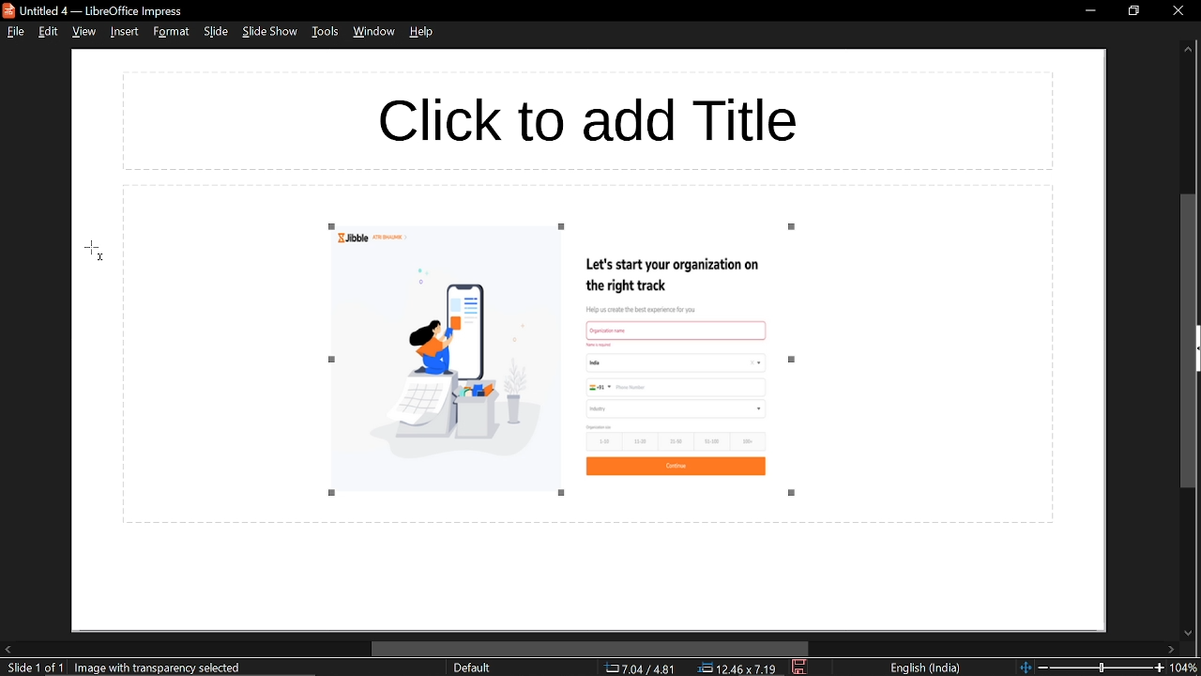 The height and width of the screenshot is (676, 1201). What do you see at coordinates (31, 668) in the screenshot?
I see `current slide` at bounding box center [31, 668].